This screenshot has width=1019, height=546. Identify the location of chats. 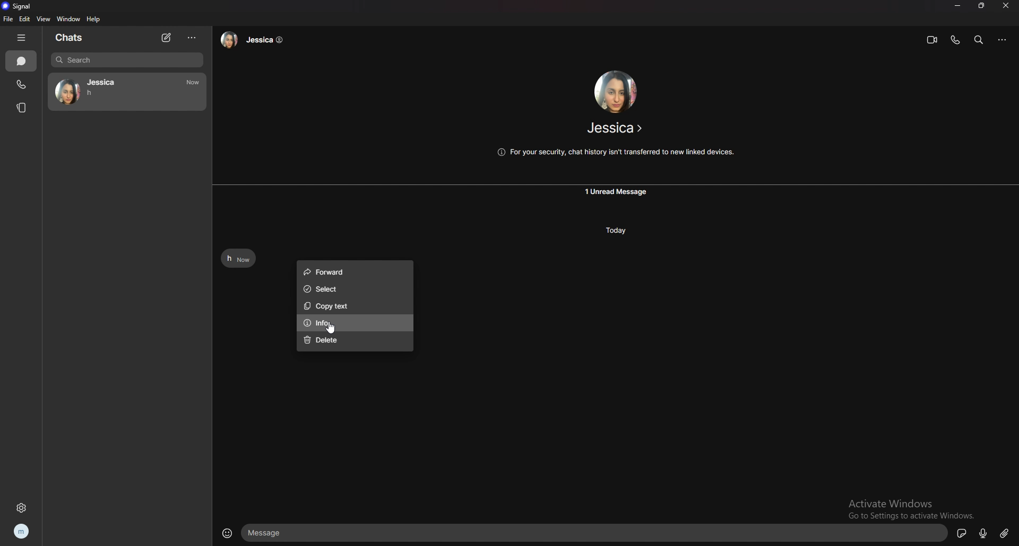
(72, 38).